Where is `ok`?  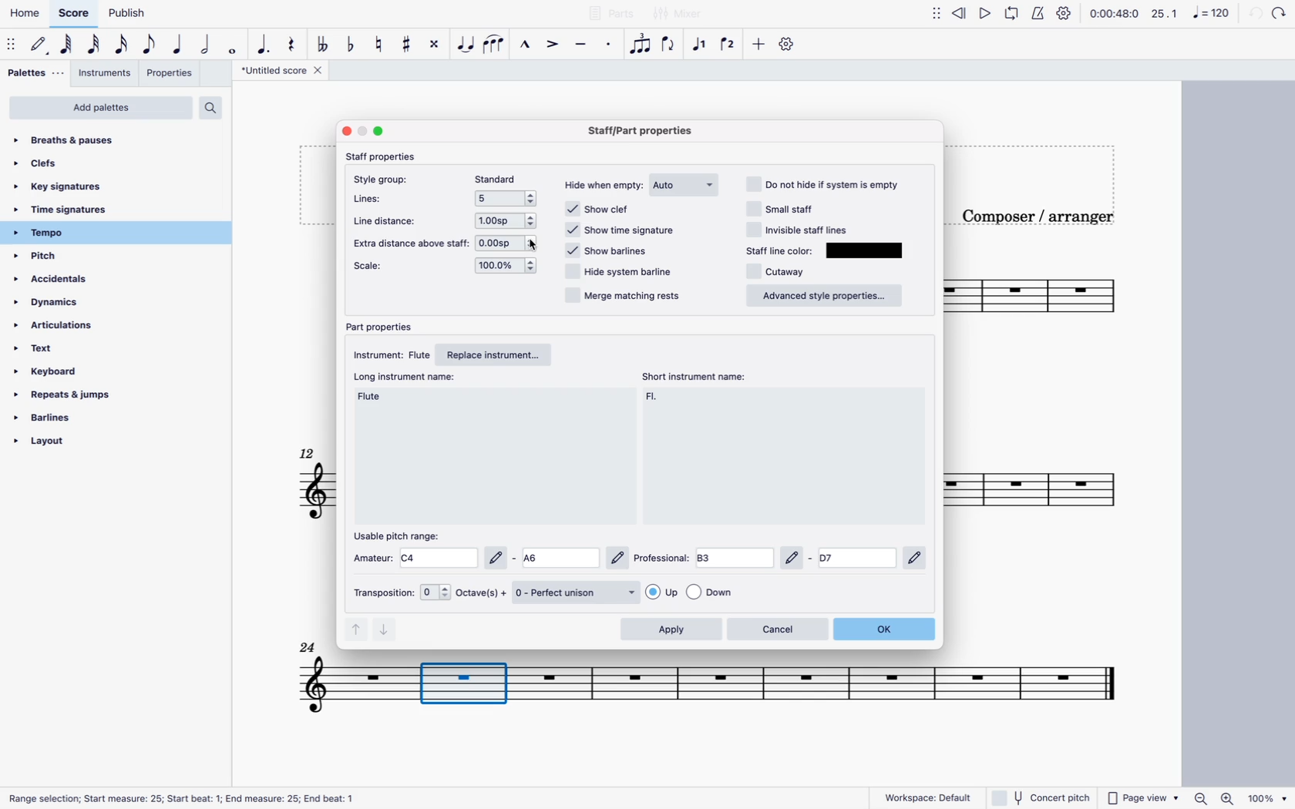 ok is located at coordinates (887, 628).